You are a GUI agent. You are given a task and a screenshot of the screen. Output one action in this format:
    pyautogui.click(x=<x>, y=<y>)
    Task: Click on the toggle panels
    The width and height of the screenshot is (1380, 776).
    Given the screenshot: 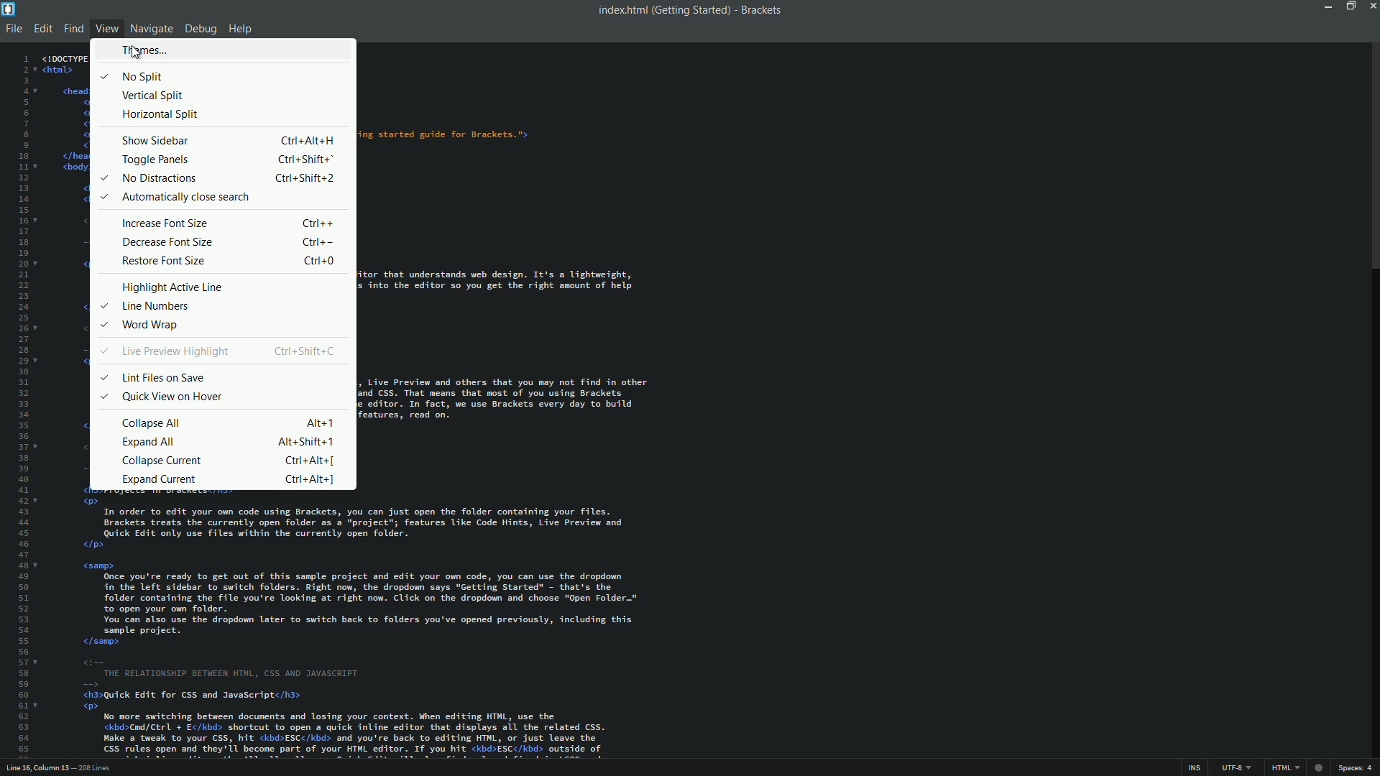 What is the action you would take?
    pyautogui.click(x=154, y=161)
    